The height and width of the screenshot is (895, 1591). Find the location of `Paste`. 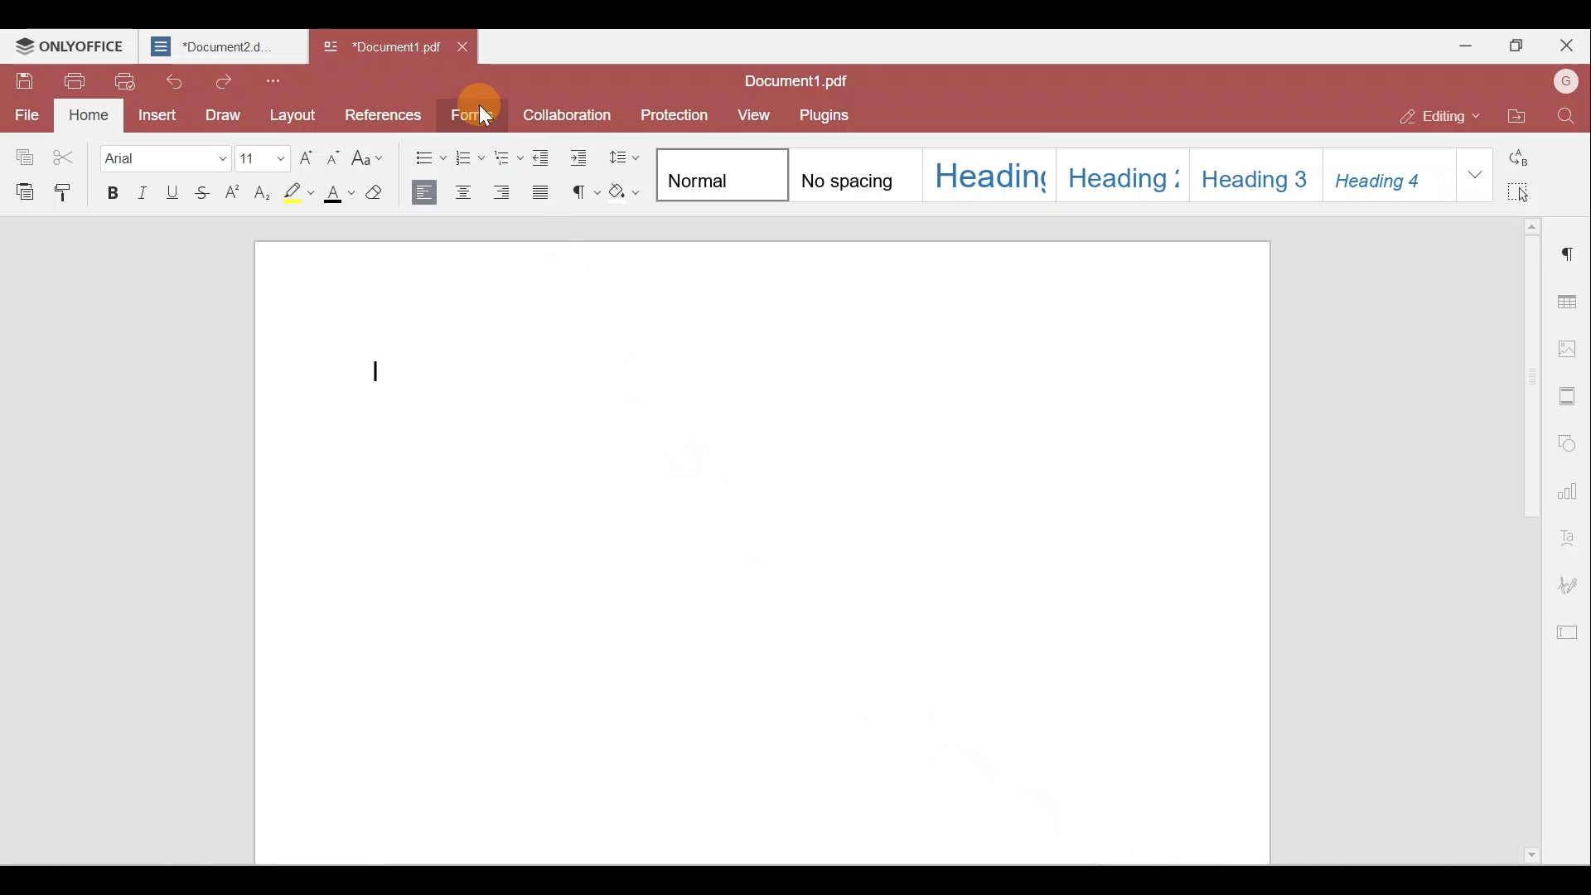

Paste is located at coordinates (21, 191).